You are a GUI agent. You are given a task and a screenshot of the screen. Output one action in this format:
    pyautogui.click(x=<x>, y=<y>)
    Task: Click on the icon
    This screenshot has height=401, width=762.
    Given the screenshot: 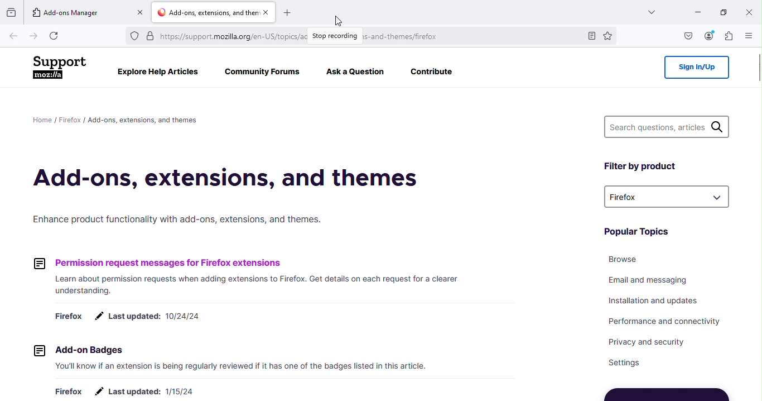 What is the action you would take?
    pyautogui.click(x=38, y=261)
    